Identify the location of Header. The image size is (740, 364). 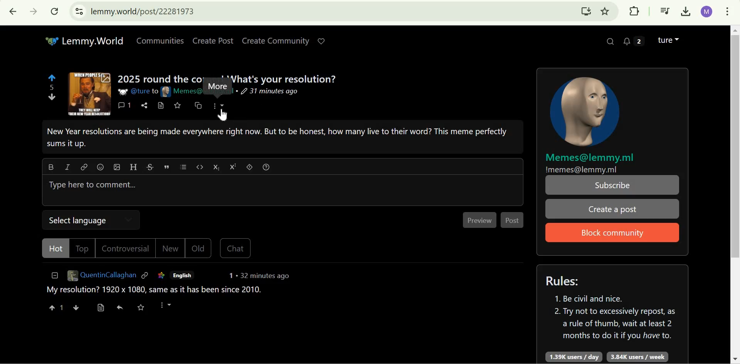
(133, 167).